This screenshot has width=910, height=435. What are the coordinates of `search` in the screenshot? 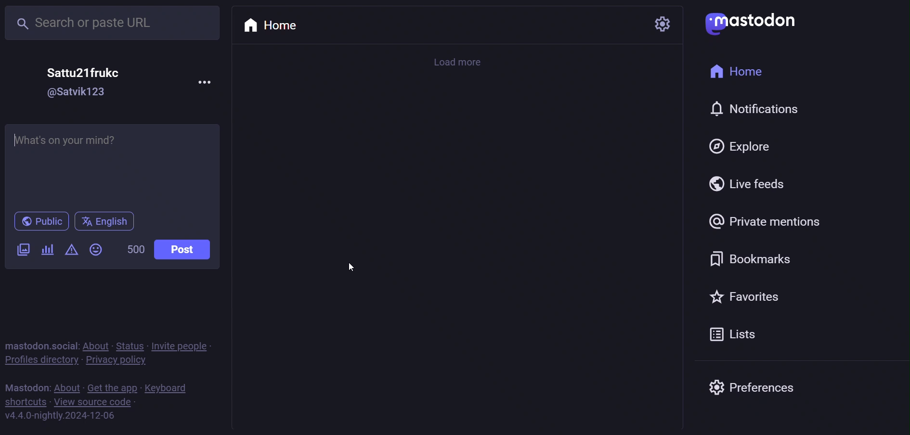 It's located at (114, 24).